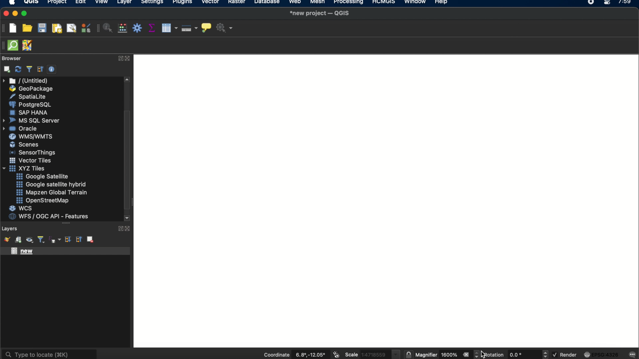 This screenshot has width=639, height=359. I want to click on new shape file , so click(25, 252).